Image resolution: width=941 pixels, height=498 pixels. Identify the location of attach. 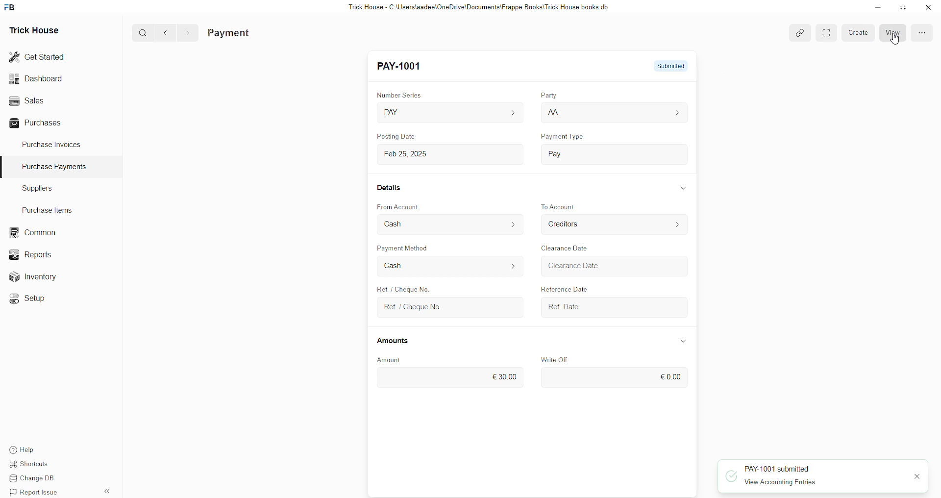
(796, 31).